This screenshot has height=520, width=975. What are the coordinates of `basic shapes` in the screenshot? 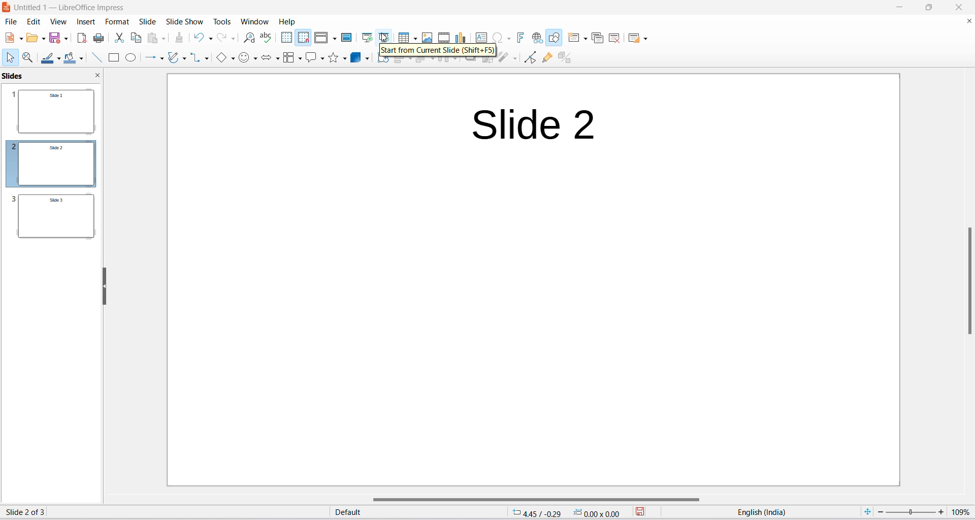 It's located at (236, 59).